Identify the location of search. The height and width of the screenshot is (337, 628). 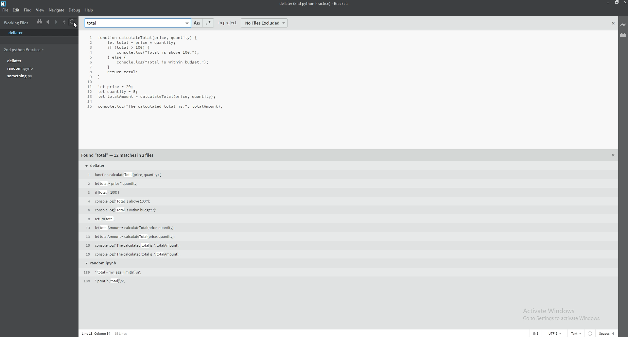
(73, 22).